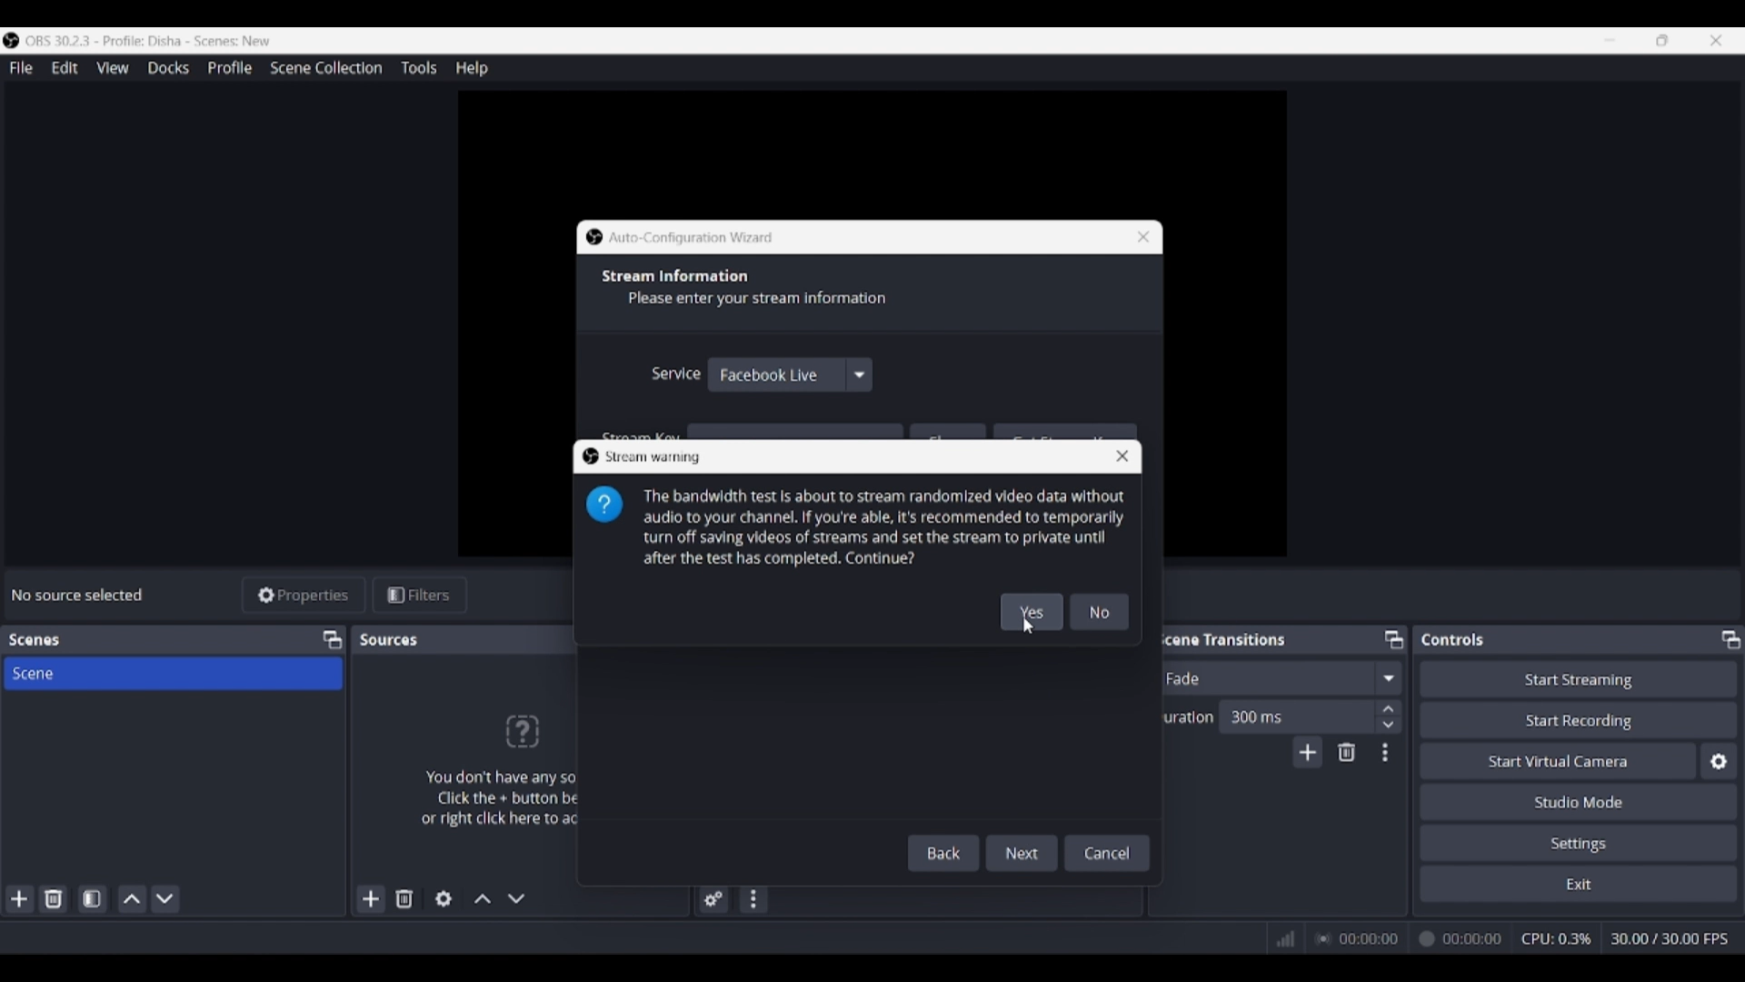 The height and width of the screenshot is (982, 1745). I want to click on Advanced audio properties, so click(713, 899).